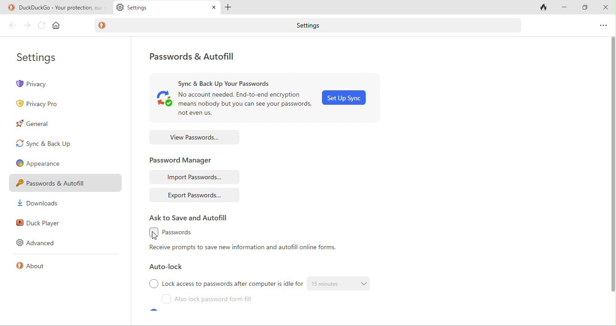 The width and height of the screenshot is (616, 326). Describe the element at coordinates (63, 6) in the screenshot. I see `duckduckgo-your protection our priority` at that location.